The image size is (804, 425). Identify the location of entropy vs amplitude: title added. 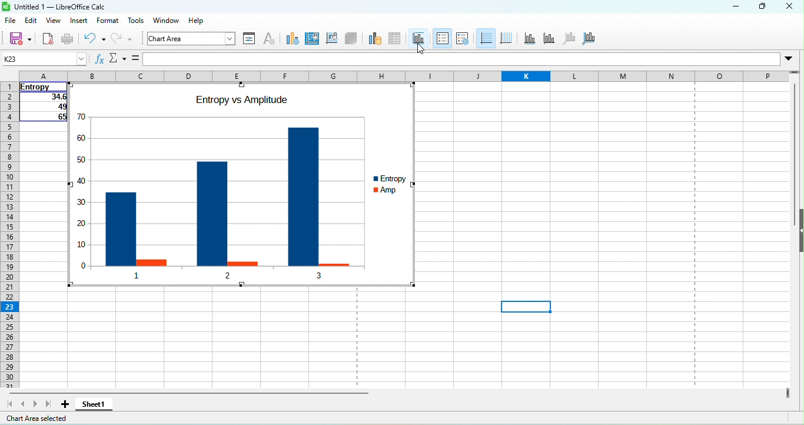
(241, 101).